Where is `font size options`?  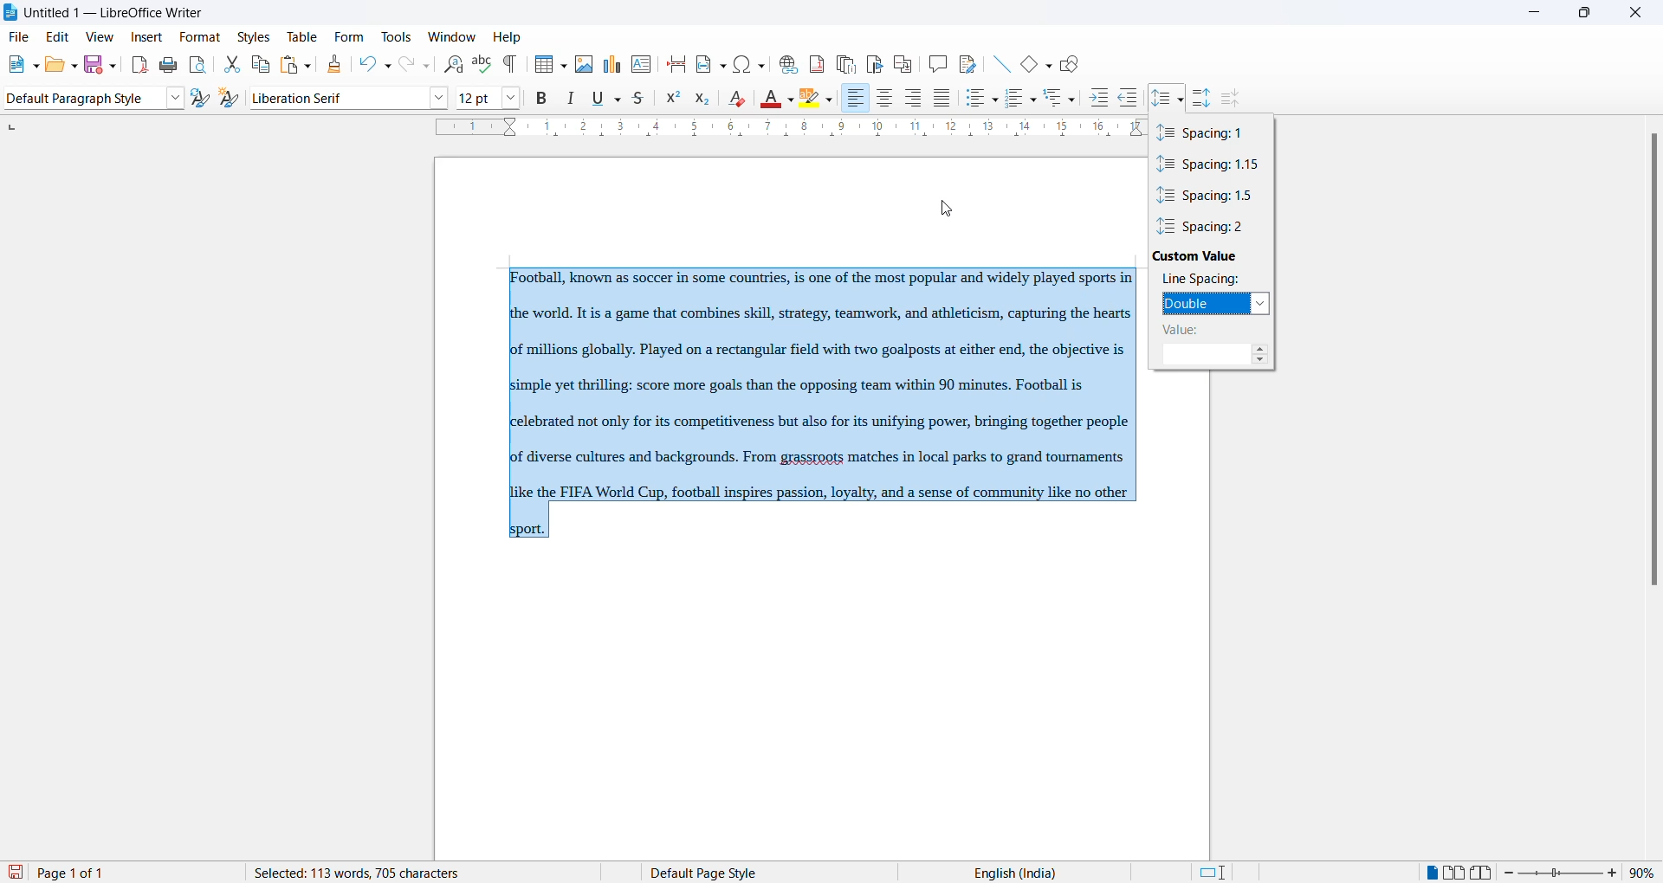 font size options is located at coordinates (511, 98).